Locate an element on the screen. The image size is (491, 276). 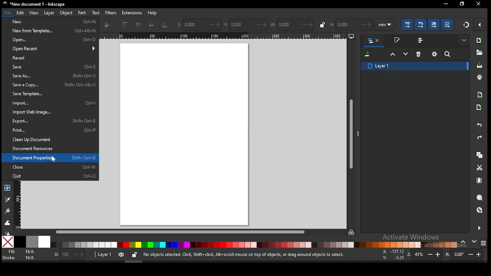
icon and filename is located at coordinates (35, 4).